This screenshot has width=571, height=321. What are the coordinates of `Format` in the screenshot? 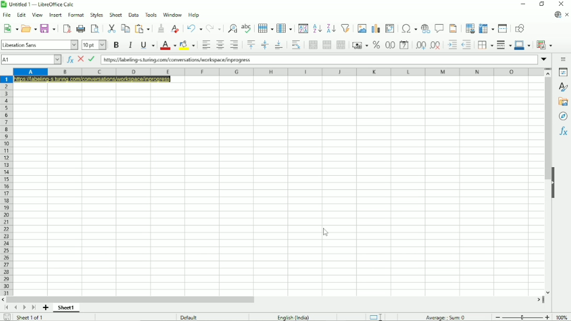 It's located at (76, 15).